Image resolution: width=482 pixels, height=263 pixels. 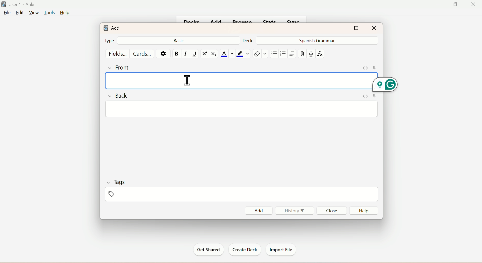 What do you see at coordinates (186, 54) in the screenshot?
I see `Italiac` at bounding box center [186, 54].